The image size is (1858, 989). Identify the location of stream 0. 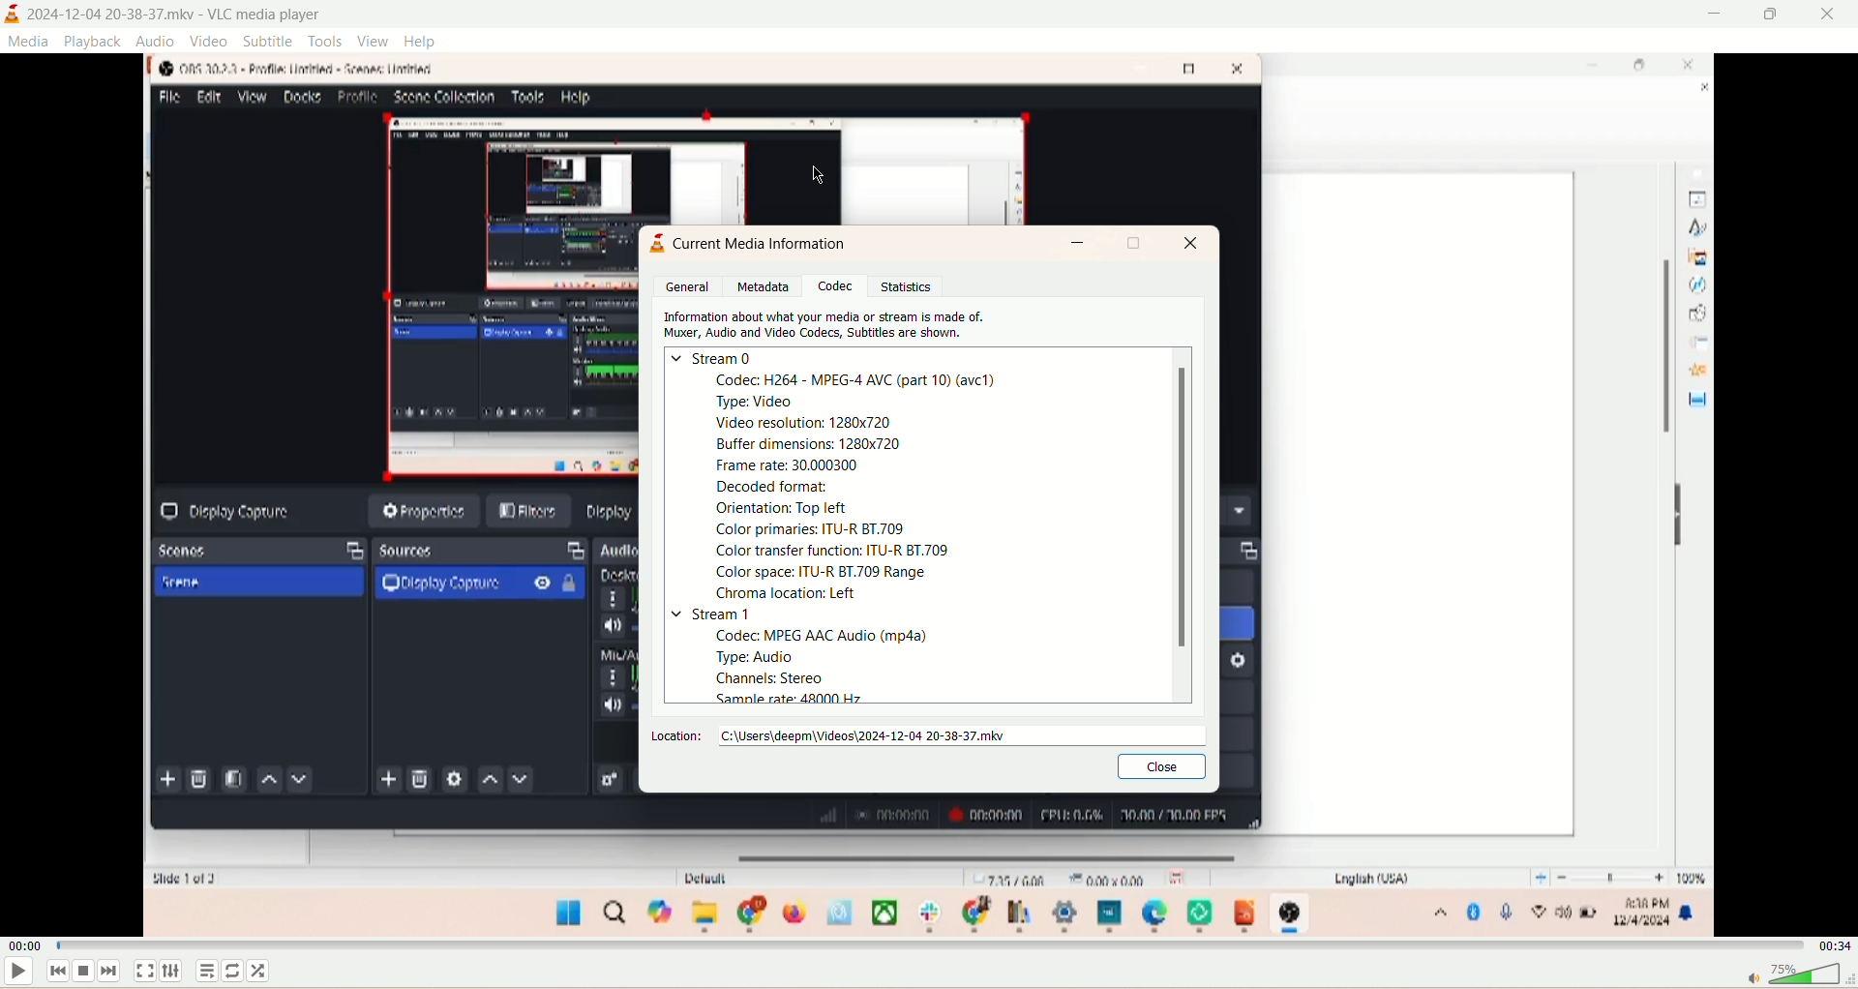
(715, 360).